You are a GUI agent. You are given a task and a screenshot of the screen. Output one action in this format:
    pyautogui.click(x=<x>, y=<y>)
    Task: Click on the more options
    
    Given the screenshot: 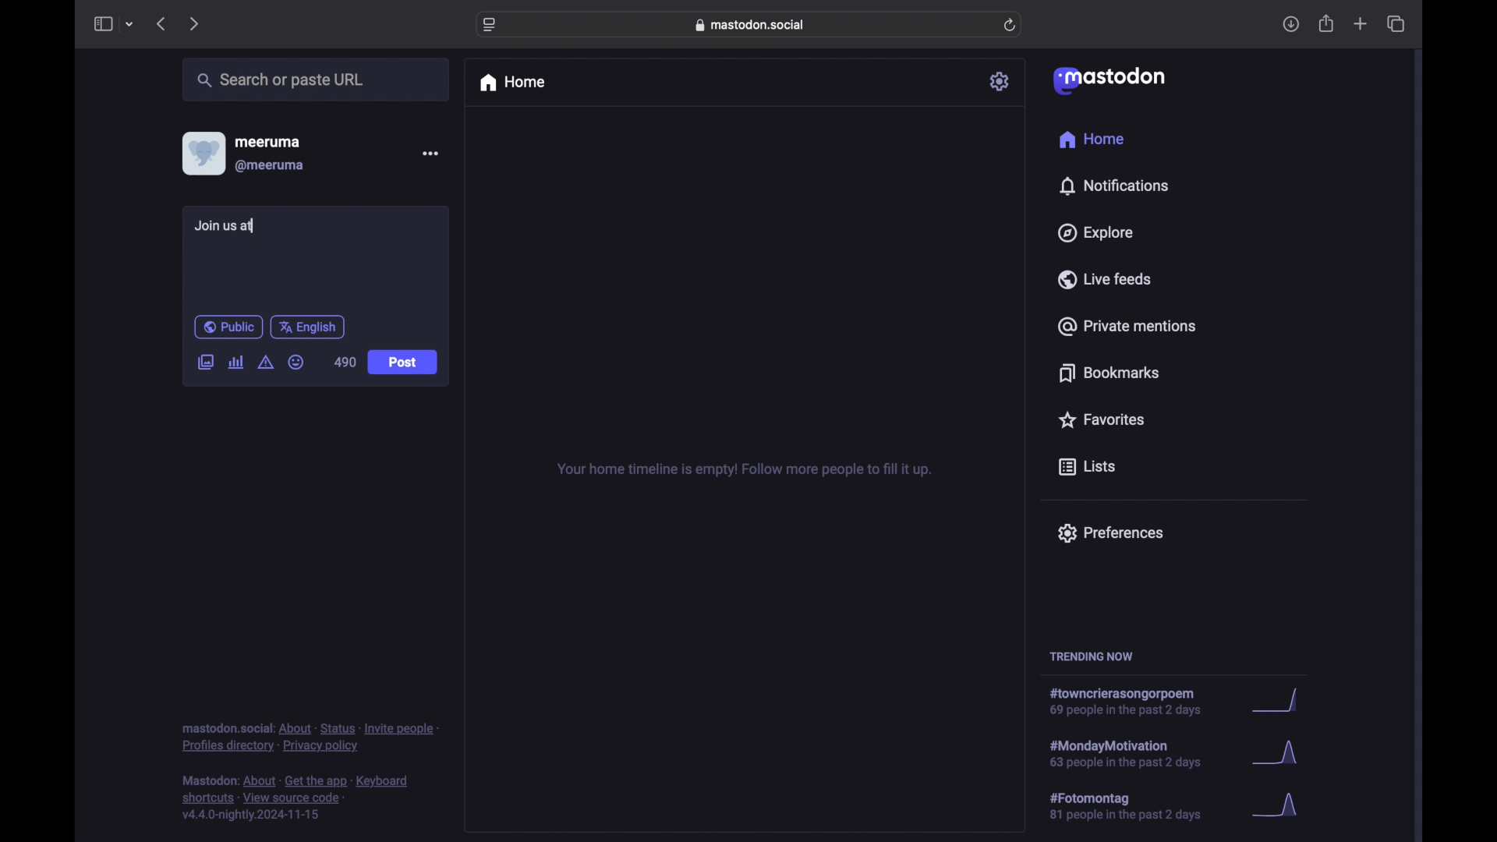 What is the action you would take?
    pyautogui.click(x=430, y=154)
    